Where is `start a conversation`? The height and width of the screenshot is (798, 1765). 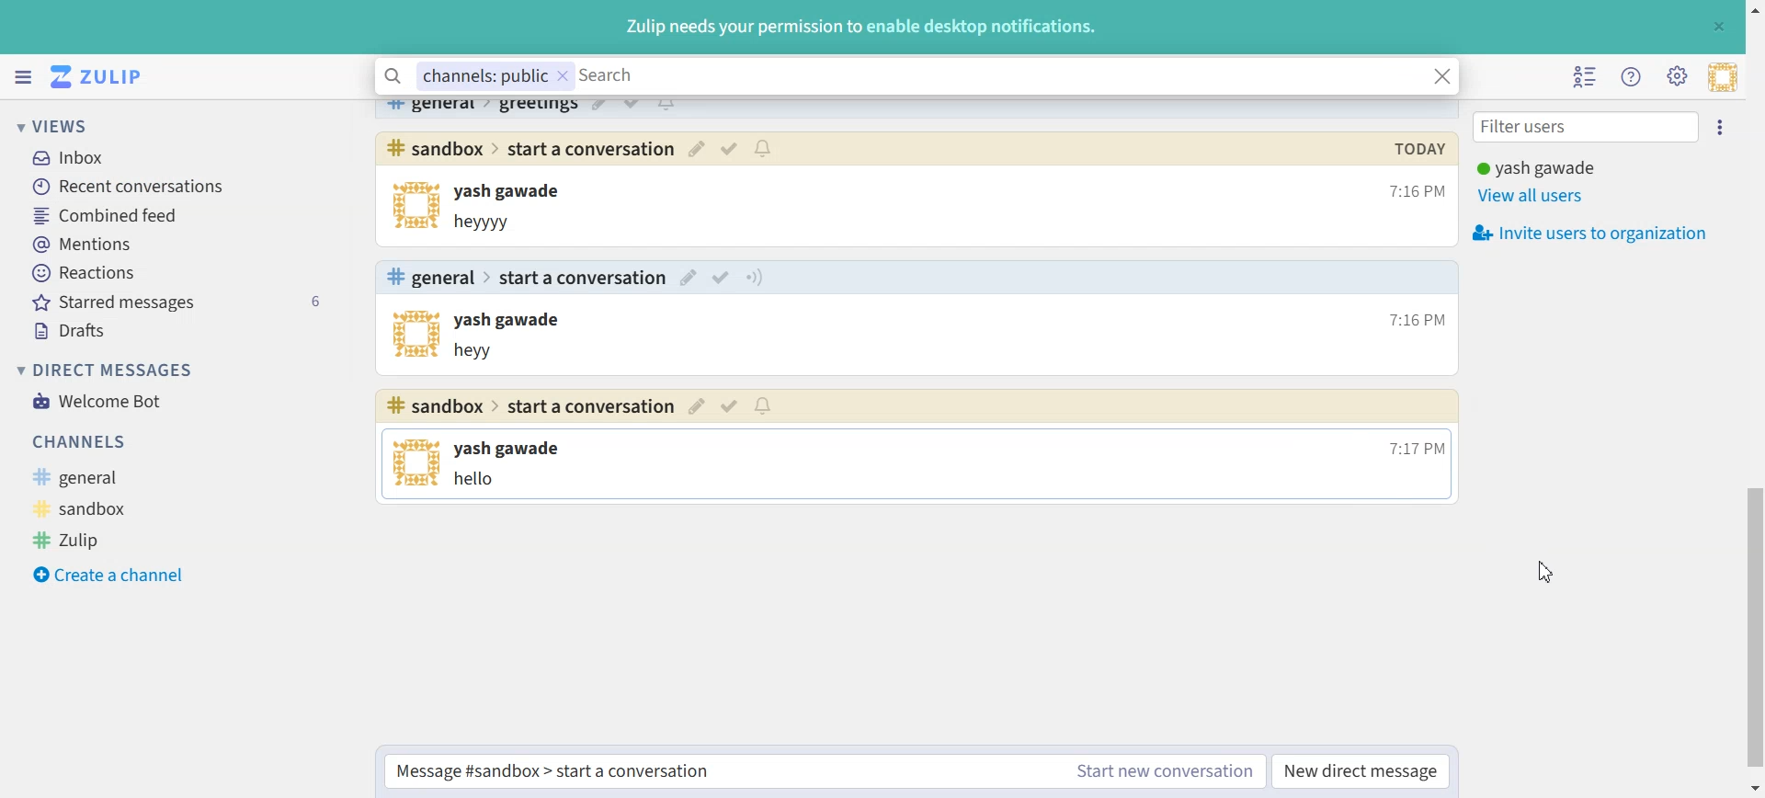
start a conversation is located at coordinates (586, 279).